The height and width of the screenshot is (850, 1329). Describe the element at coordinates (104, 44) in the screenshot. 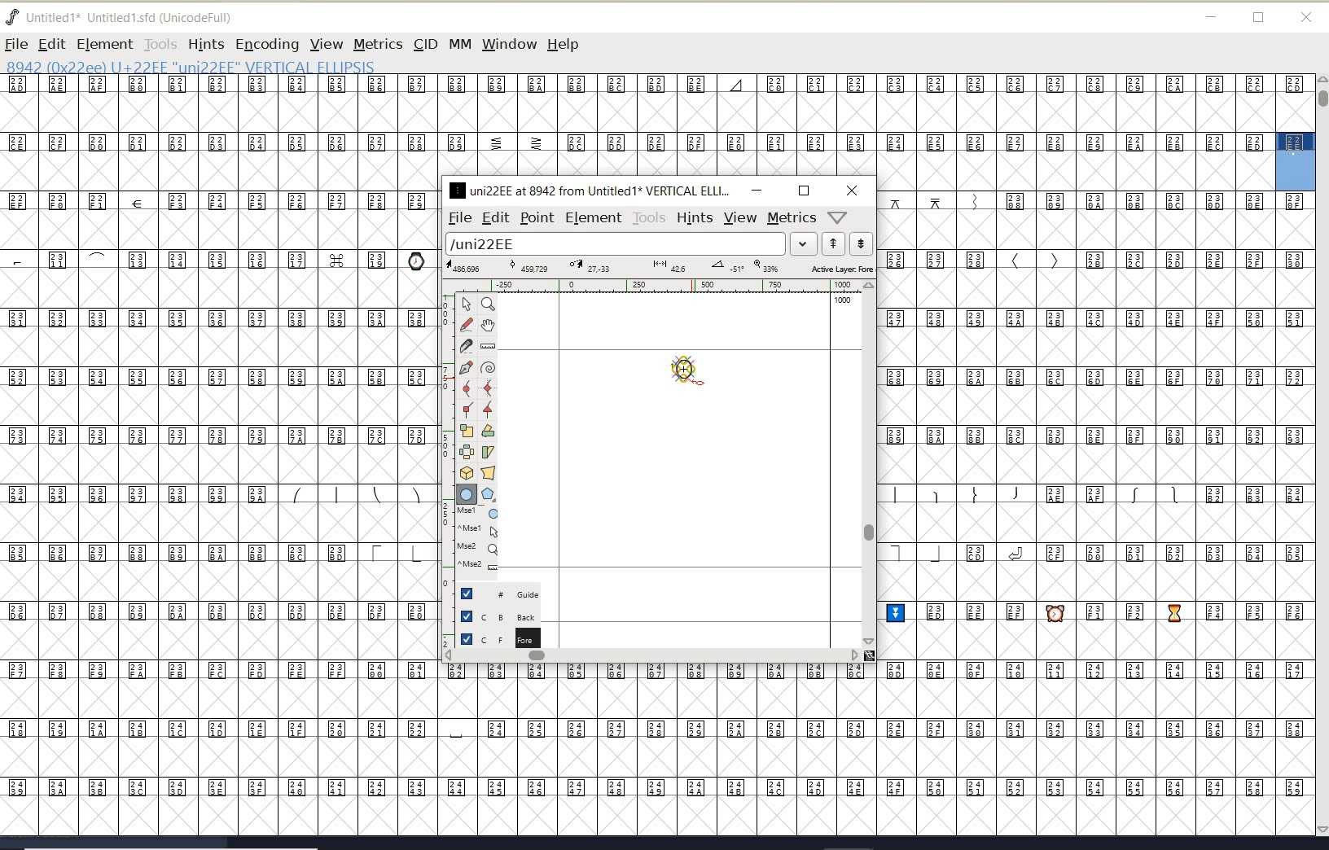

I see `ELEMENT` at that location.